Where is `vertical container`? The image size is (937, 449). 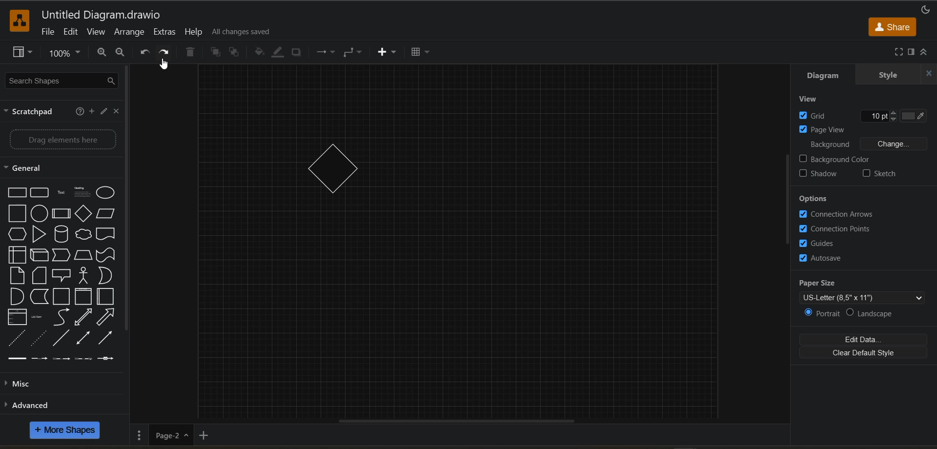
vertical container is located at coordinates (81, 297).